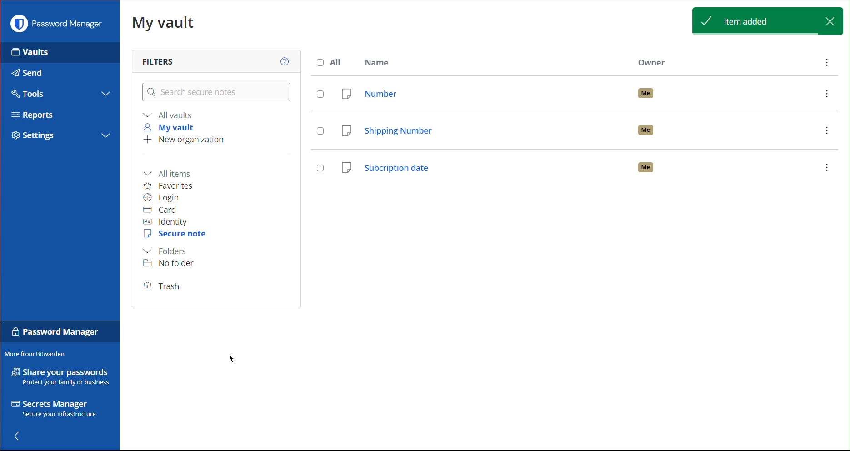  What do you see at coordinates (176, 235) in the screenshot?
I see `Secure note` at bounding box center [176, 235].